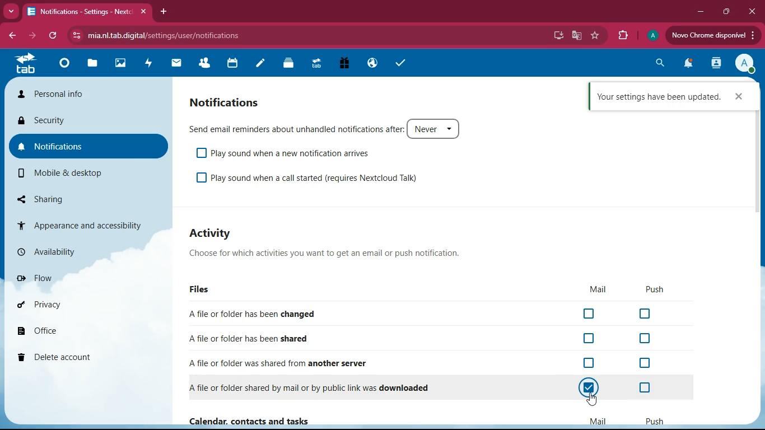 The width and height of the screenshot is (765, 430). What do you see at coordinates (78, 199) in the screenshot?
I see `sharing` at bounding box center [78, 199].